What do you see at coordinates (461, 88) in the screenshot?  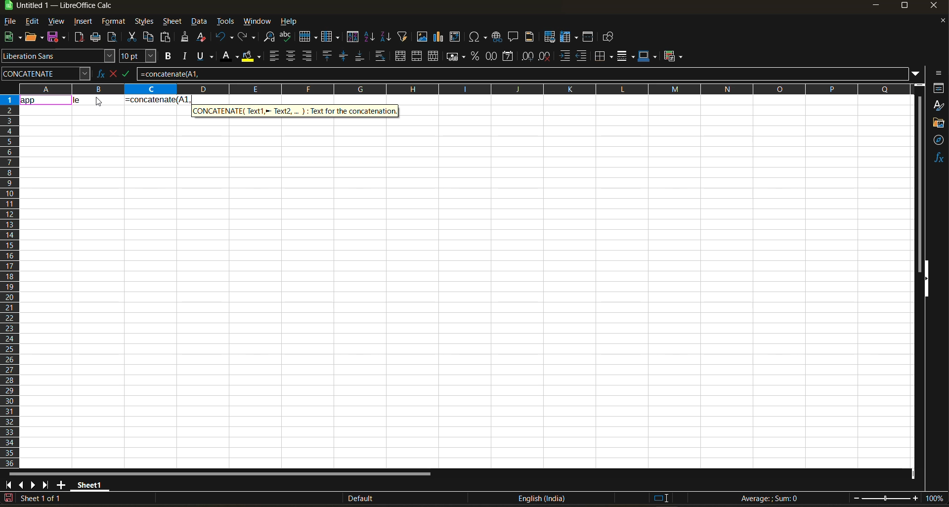 I see `rows` at bounding box center [461, 88].